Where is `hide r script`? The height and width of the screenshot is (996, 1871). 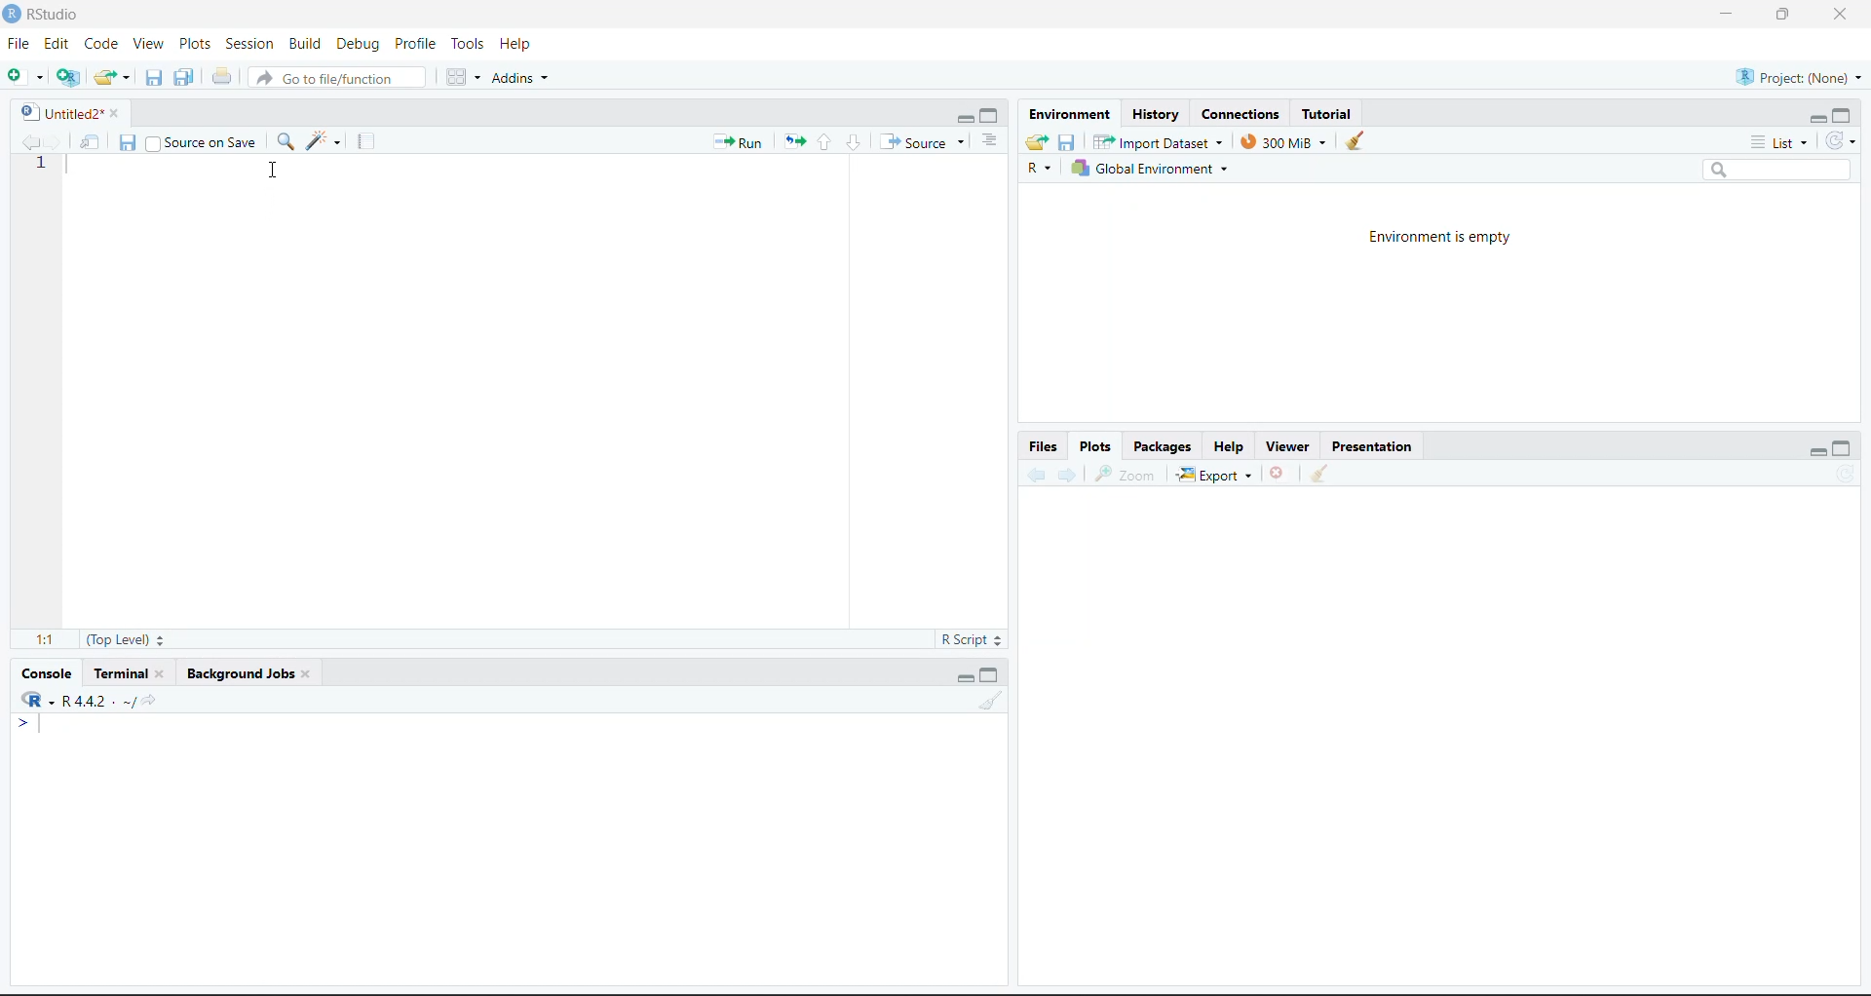
hide r script is located at coordinates (961, 675).